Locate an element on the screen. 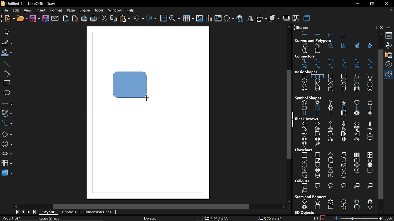 This screenshot has width=394, height=221. scroll up is located at coordinates (289, 26).